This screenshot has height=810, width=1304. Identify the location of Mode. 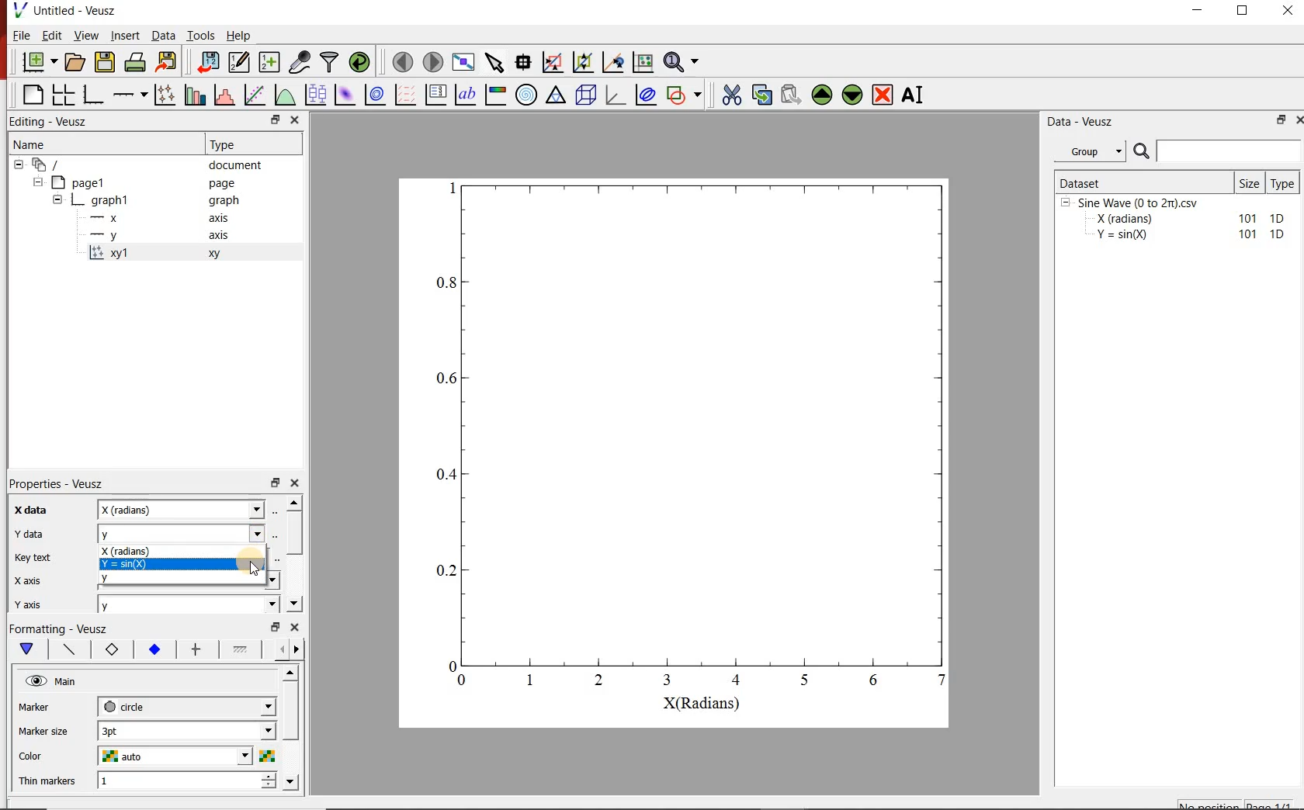
(27, 601).